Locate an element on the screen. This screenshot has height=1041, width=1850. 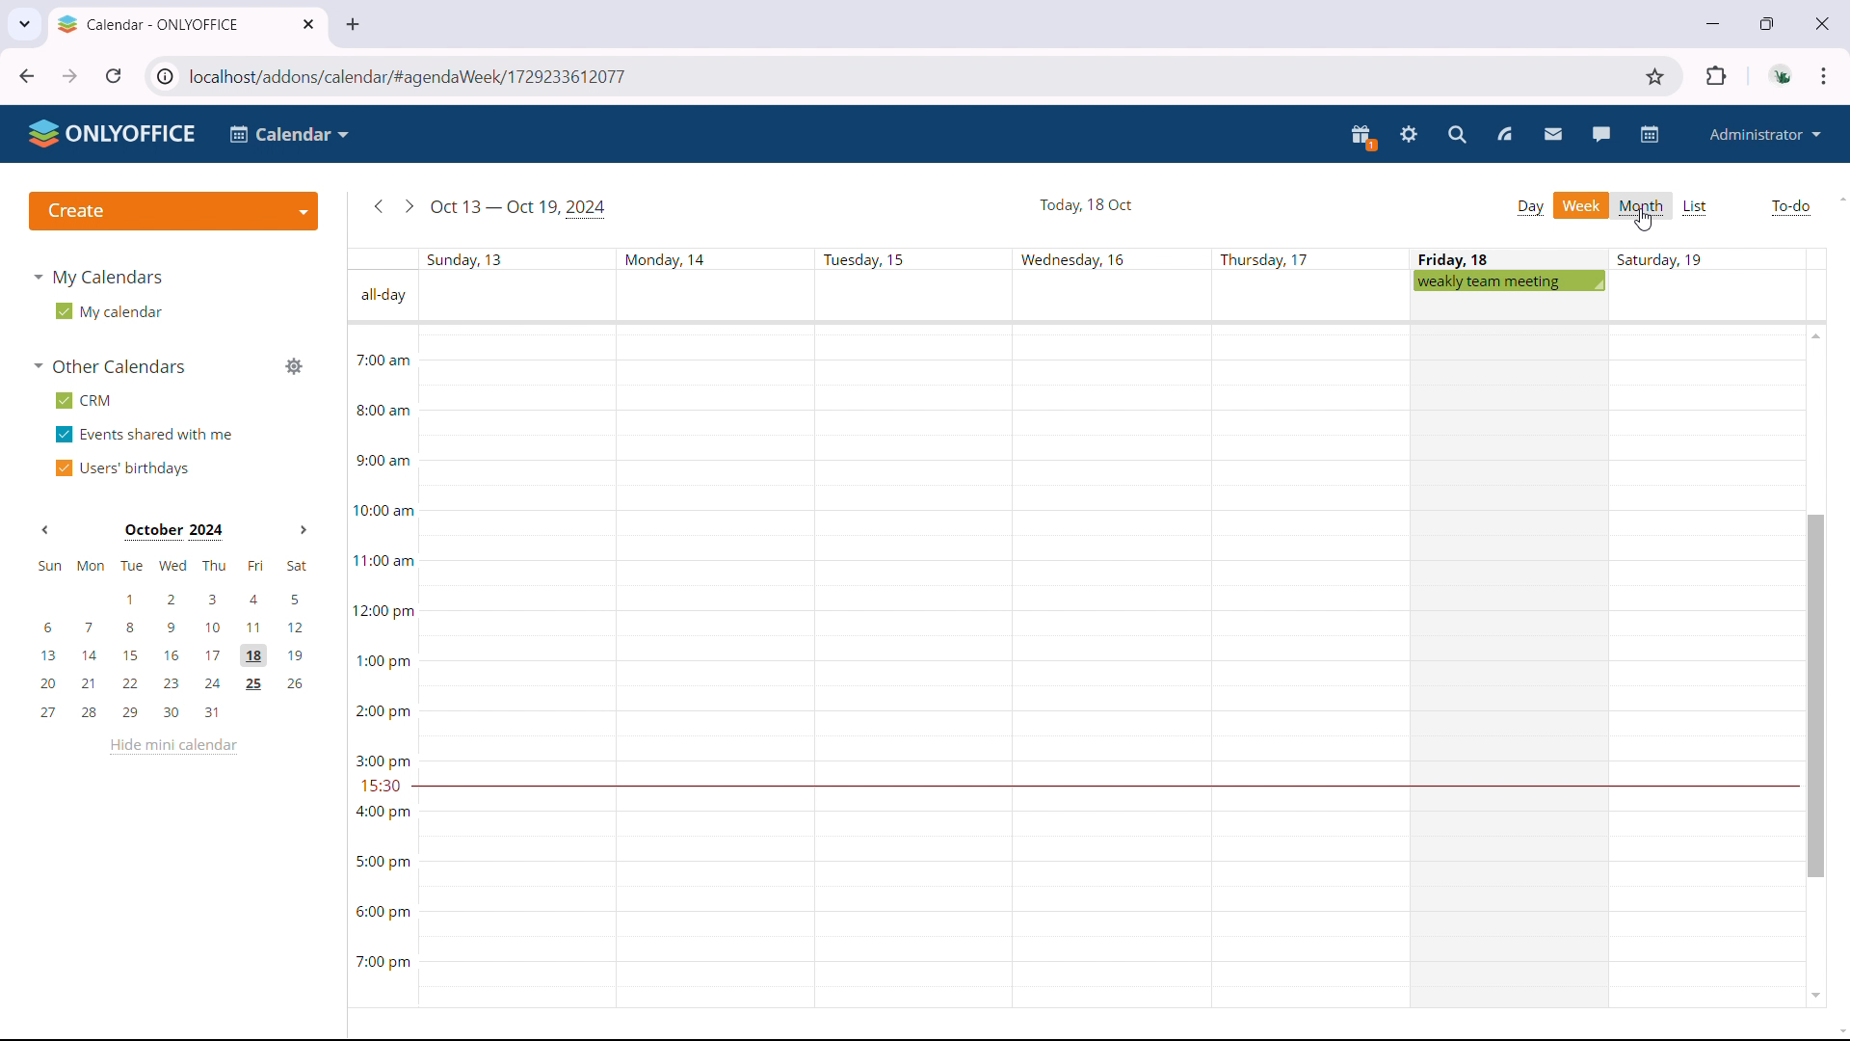
settings is located at coordinates (1407, 135).